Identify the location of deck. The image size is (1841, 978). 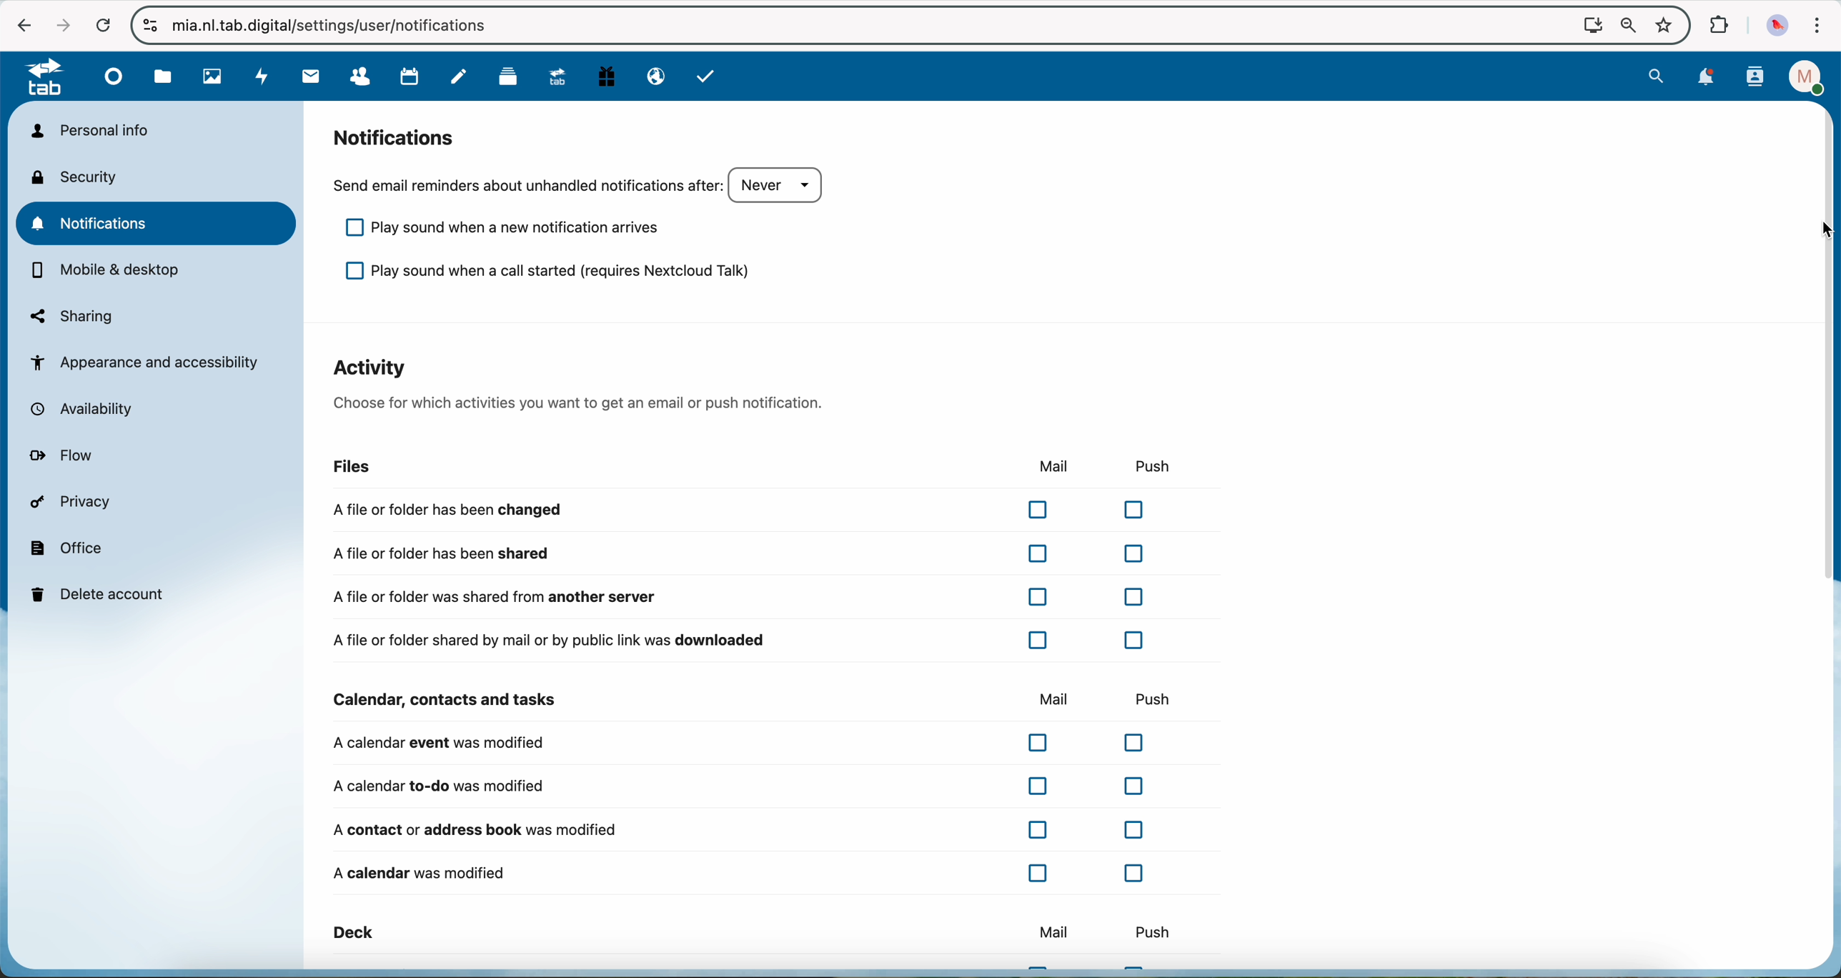
(353, 932).